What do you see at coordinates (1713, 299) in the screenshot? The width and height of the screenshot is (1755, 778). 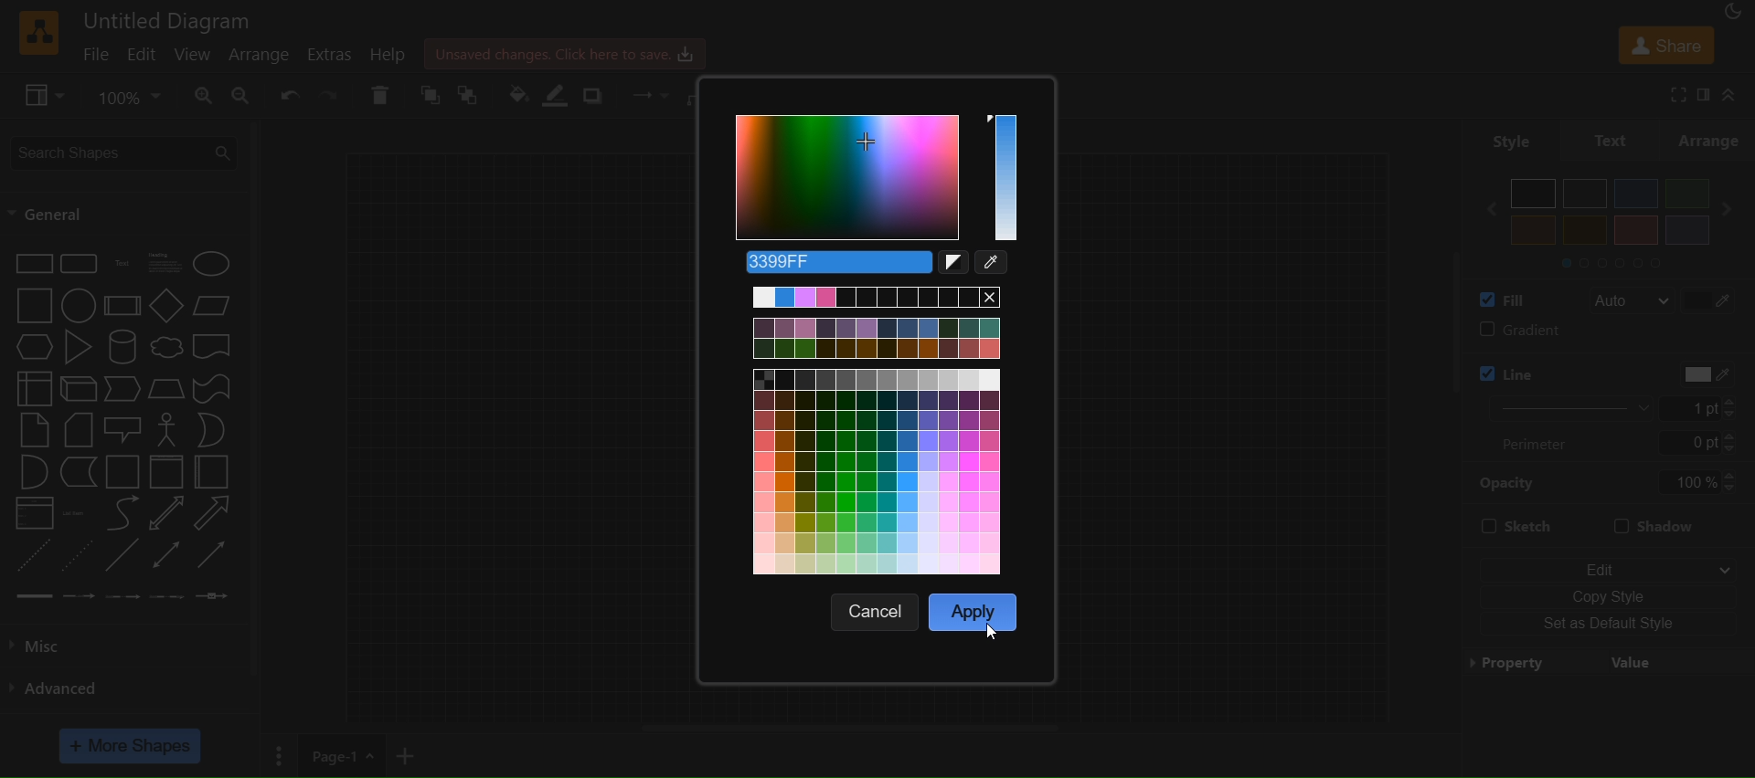 I see `color` at bounding box center [1713, 299].